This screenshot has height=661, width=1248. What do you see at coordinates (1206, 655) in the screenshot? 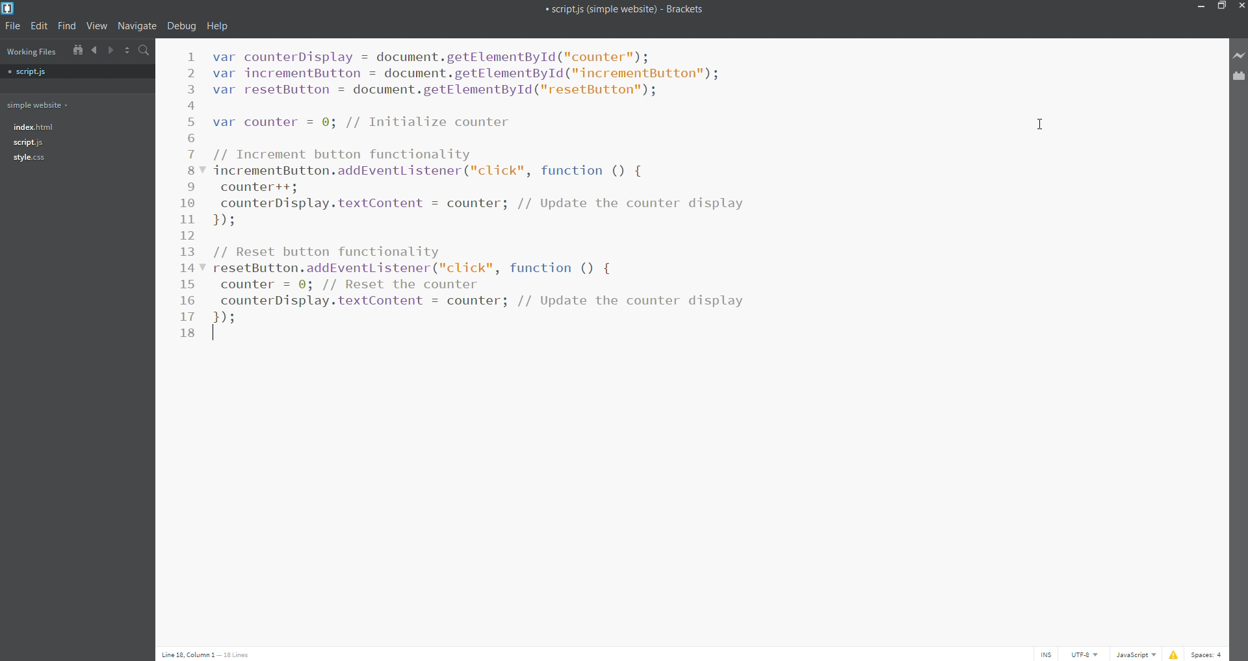
I see `space count` at bounding box center [1206, 655].